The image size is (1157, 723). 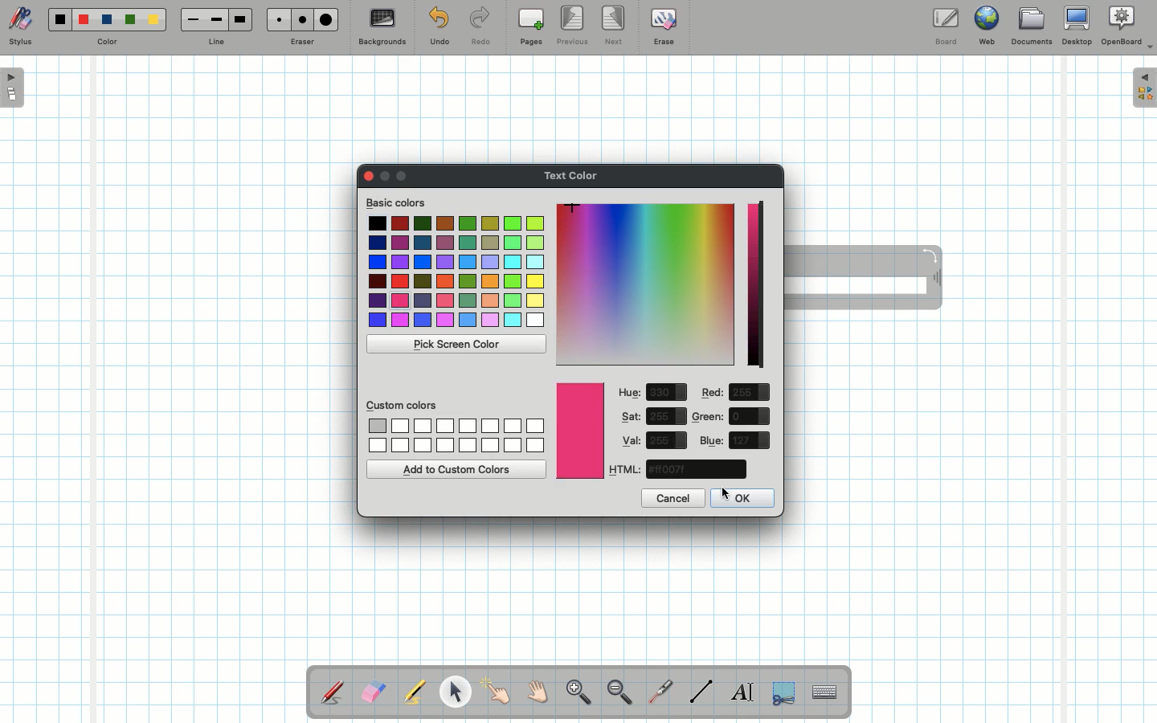 I want to click on Eraser, so click(x=373, y=693).